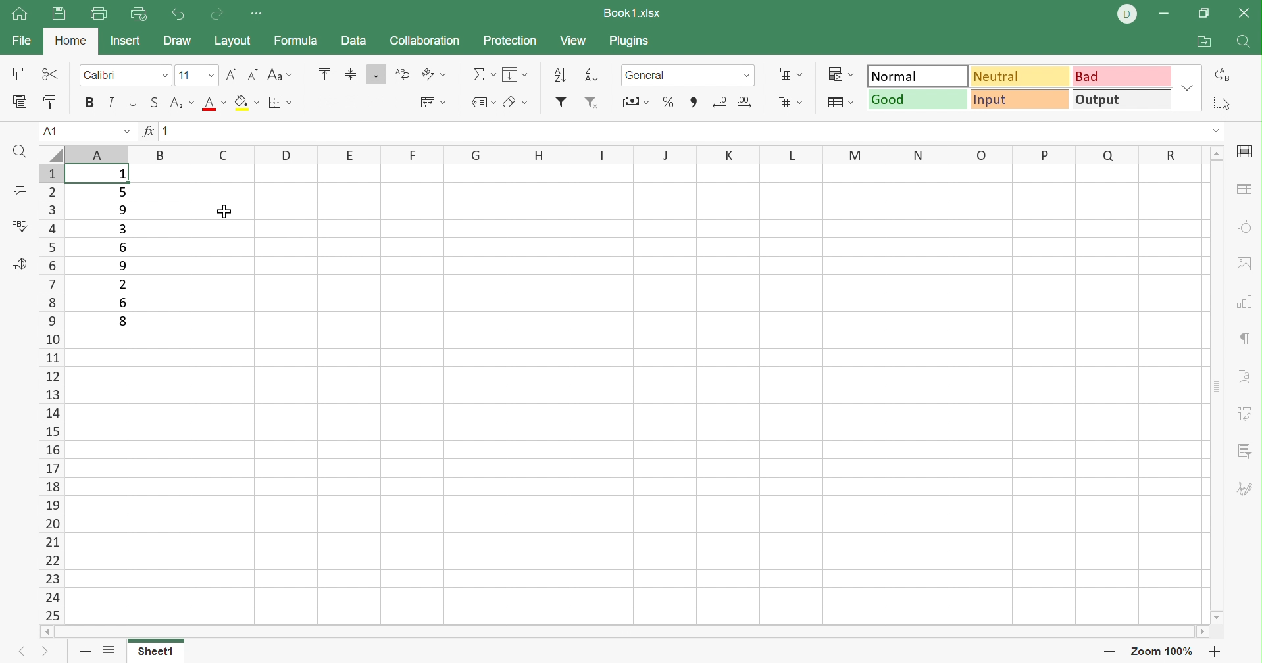 The width and height of the screenshot is (1262, 663). Describe the element at coordinates (648, 75) in the screenshot. I see `General` at that location.